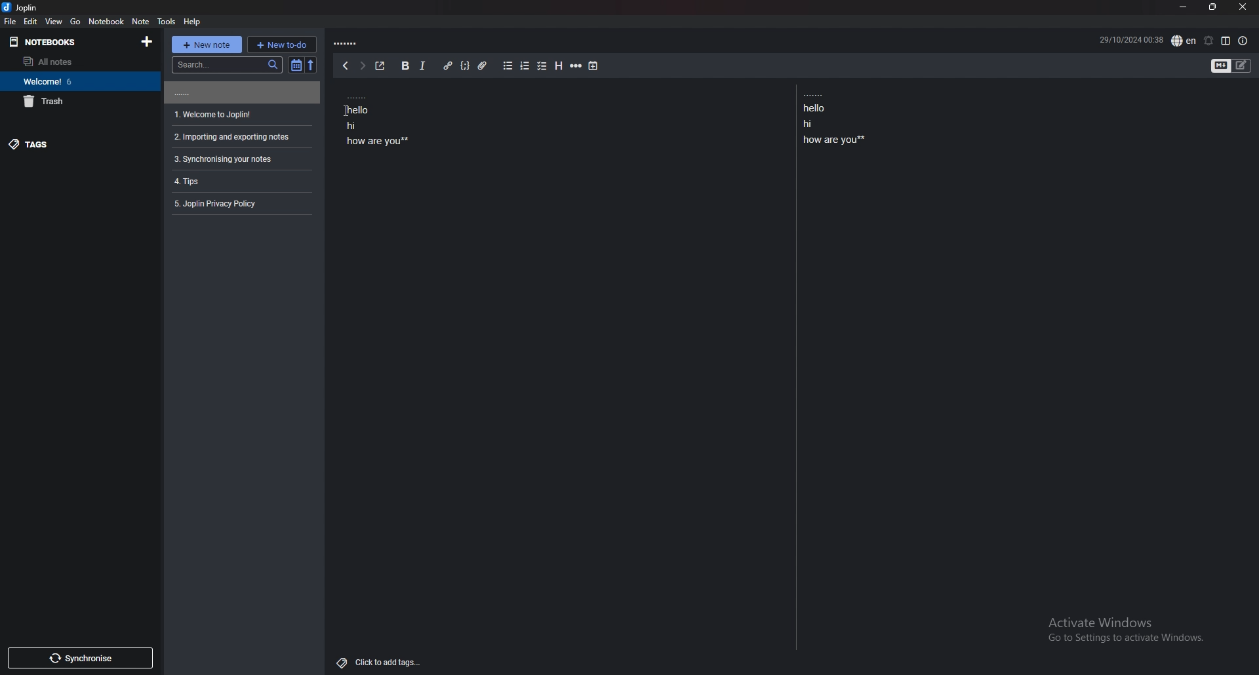 This screenshot has width=1259, height=675. I want to click on help, so click(191, 22).